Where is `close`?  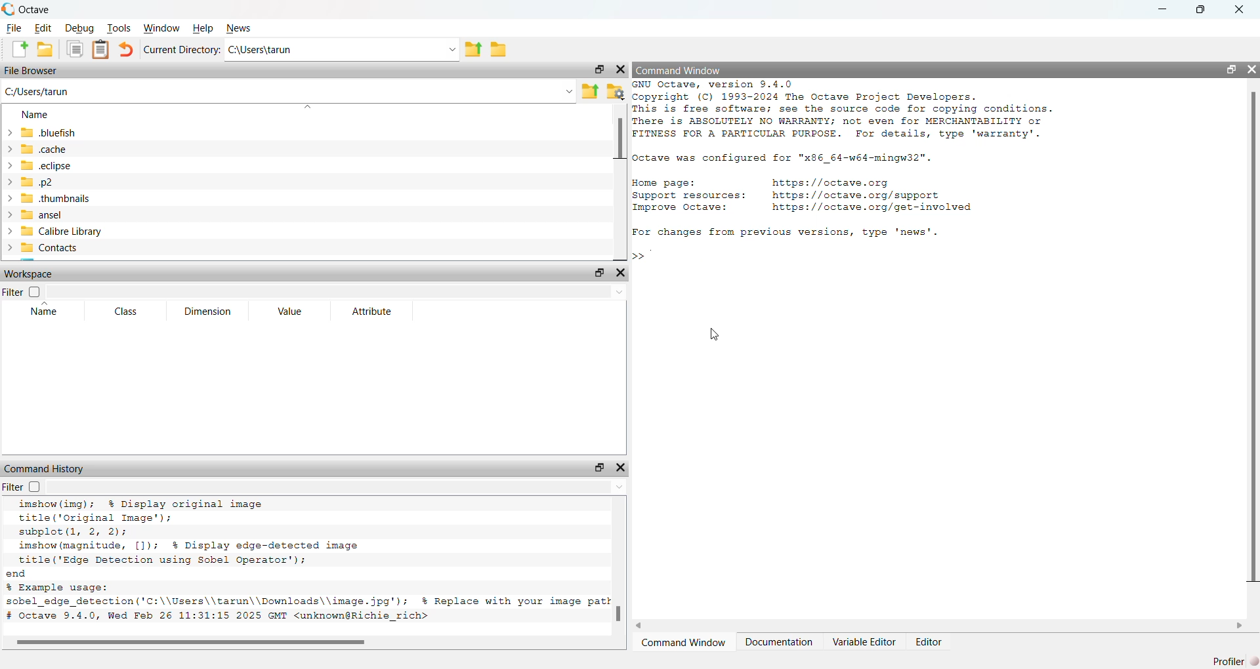 close is located at coordinates (620, 72).